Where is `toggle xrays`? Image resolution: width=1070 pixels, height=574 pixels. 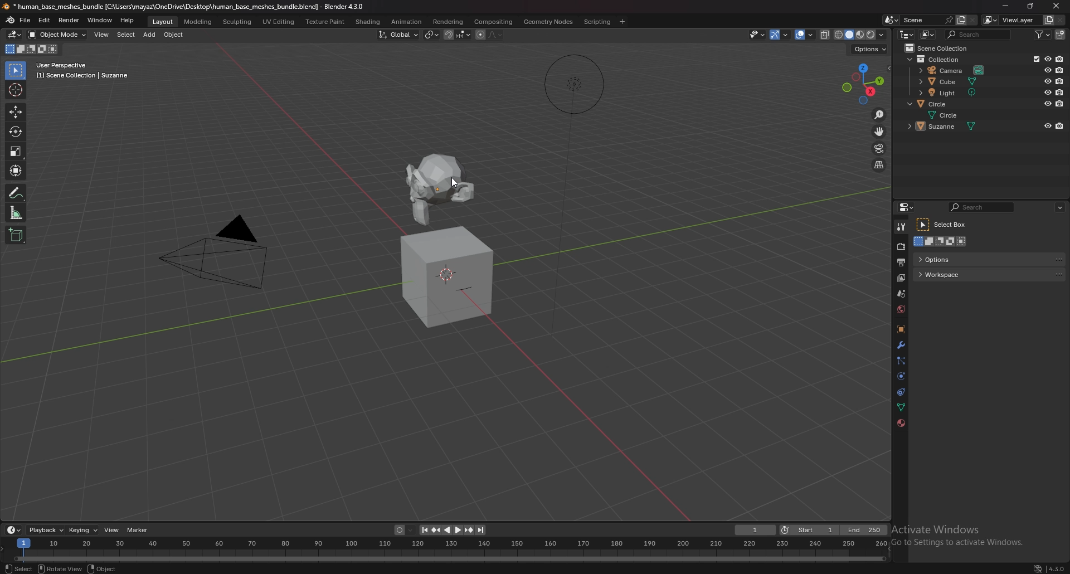
toggle xrays is located at coordinates (825, 34).